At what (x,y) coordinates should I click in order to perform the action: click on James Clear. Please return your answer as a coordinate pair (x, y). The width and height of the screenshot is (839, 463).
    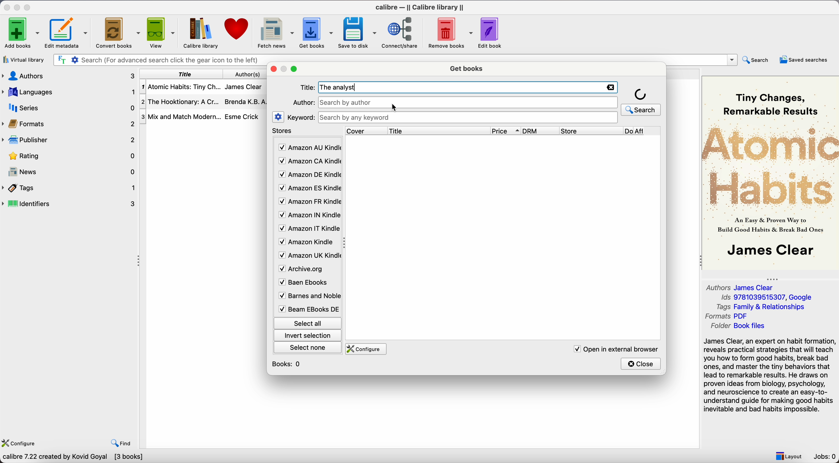
    Looking at the image, I should click on (246, 89).